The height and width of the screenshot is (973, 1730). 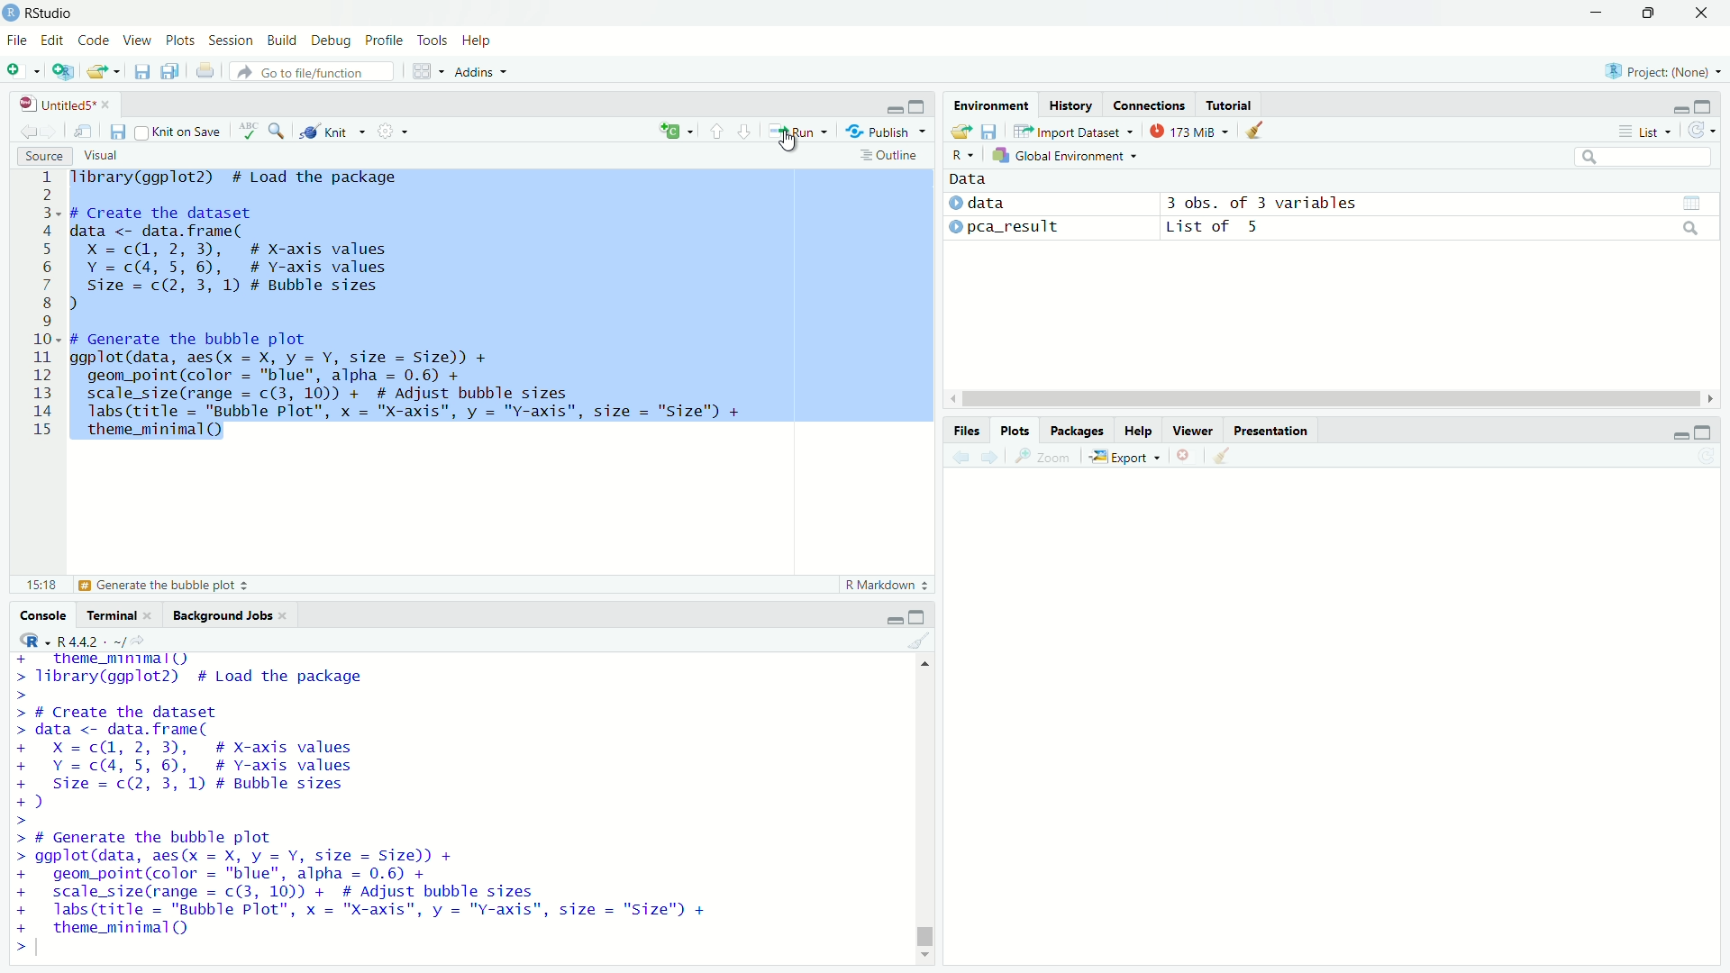 What do you see at coordinates (278, 129) in the screenshot?
I see `find and replace` at bounding box center [278, 129].